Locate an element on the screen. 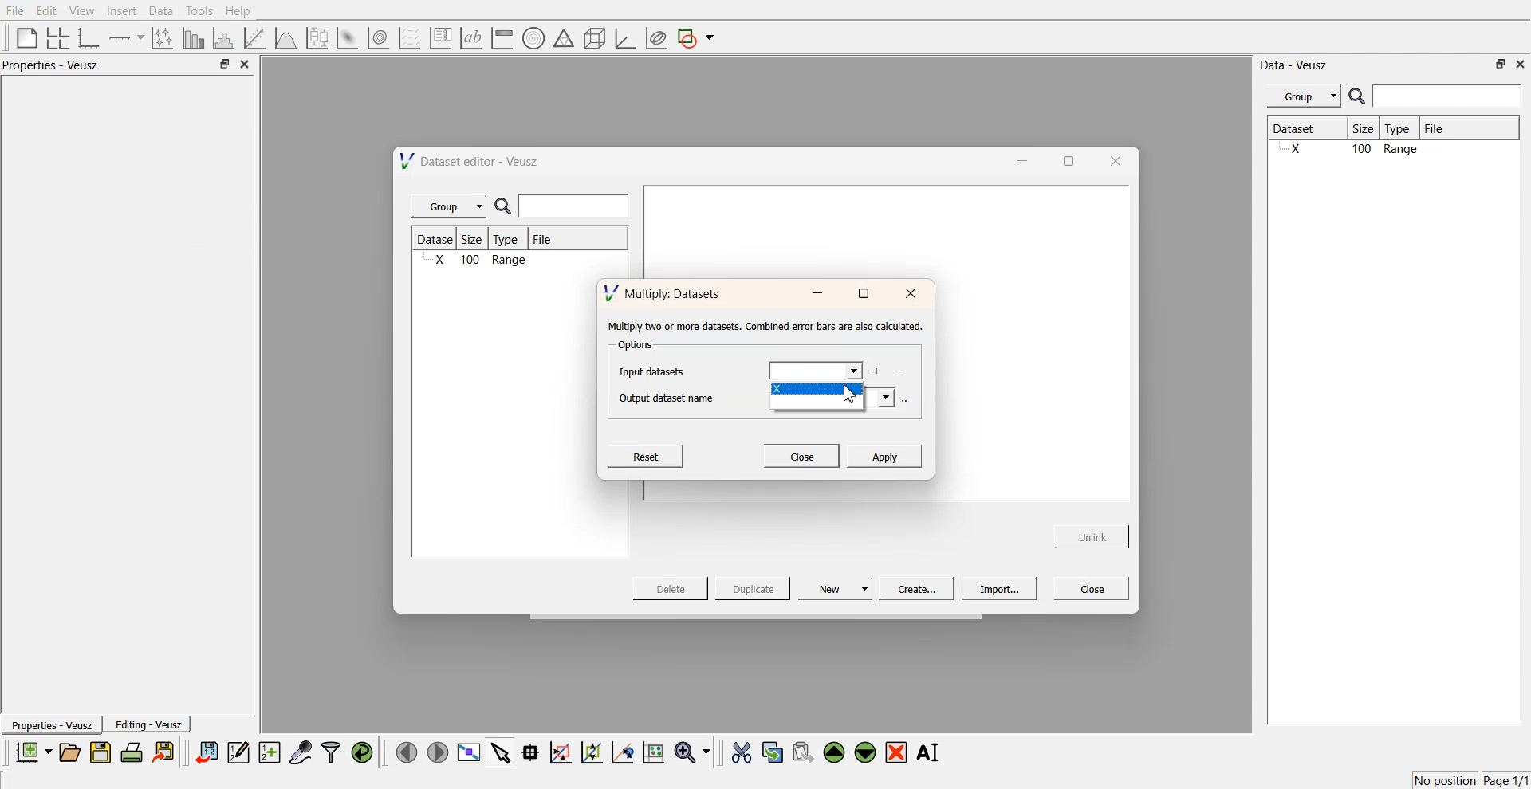  minimise or maximise is located at coordinates (224, 65).